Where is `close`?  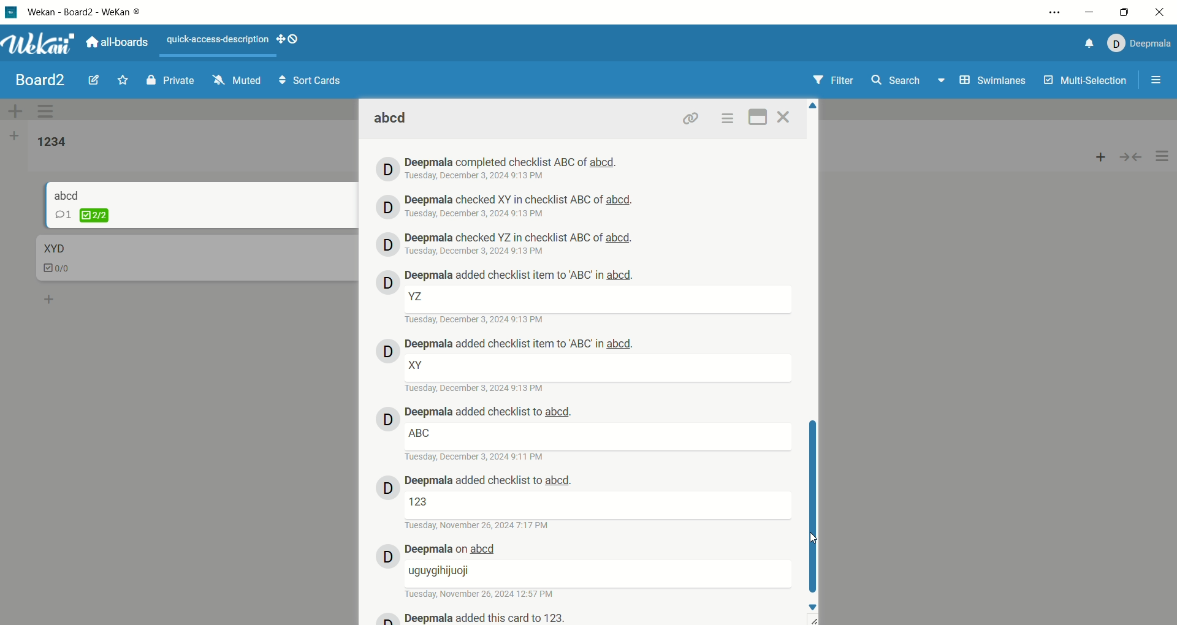
close is located at coordinates (786, 117).